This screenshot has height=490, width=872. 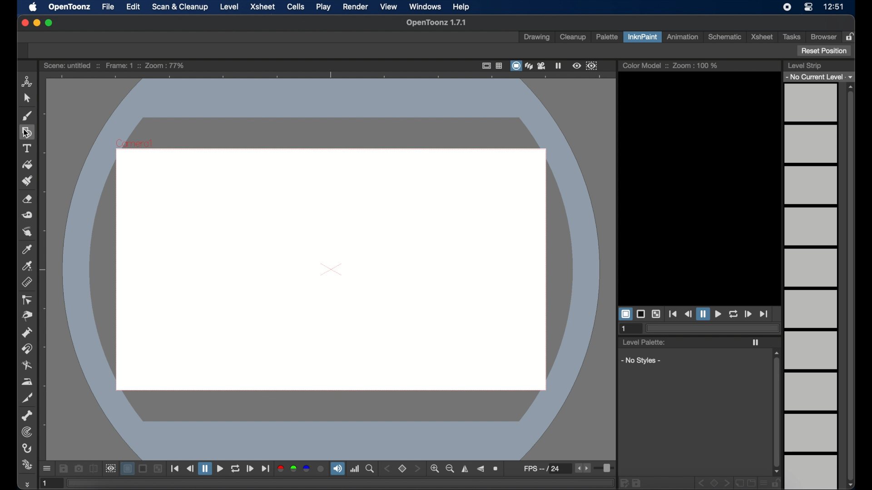 What do you see at coordinates (733, 314) in the screenshot?
I see `loop` at bounding box center [733, 314].